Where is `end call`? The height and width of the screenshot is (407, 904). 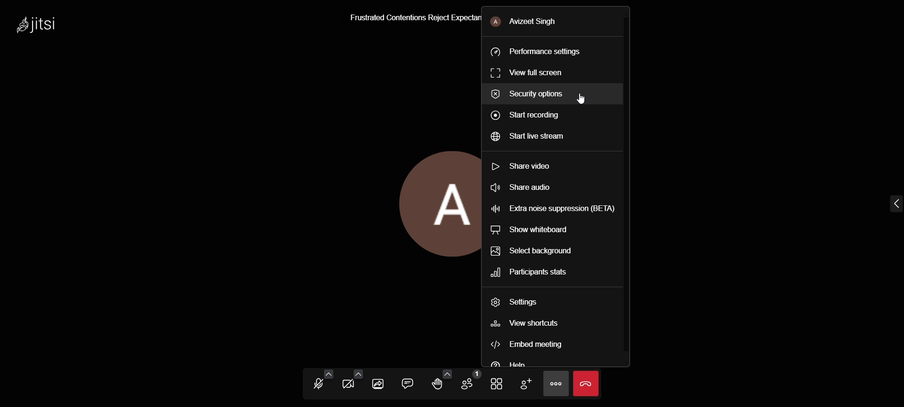
end call is located at coordinates (588, 385).